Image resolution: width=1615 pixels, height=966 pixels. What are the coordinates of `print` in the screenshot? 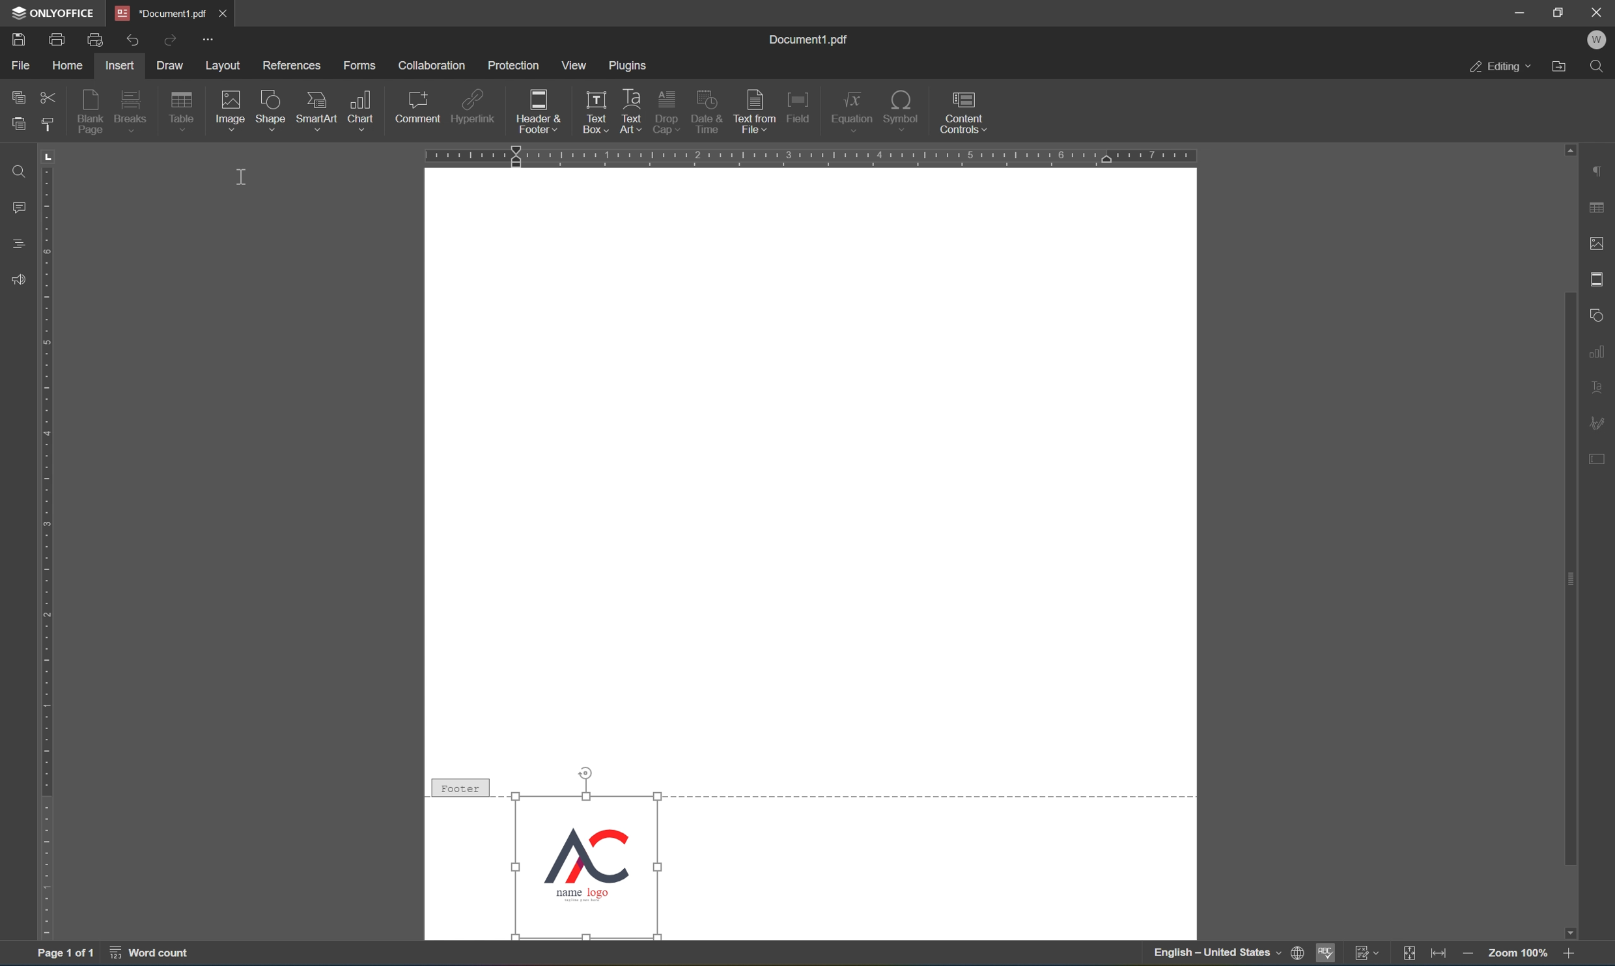 It's located at (53, 40).